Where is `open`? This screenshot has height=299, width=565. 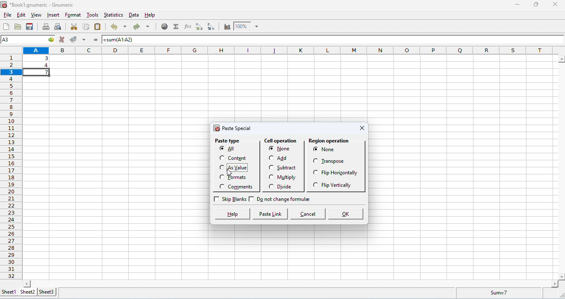 open is located at coordinates (18, 27).